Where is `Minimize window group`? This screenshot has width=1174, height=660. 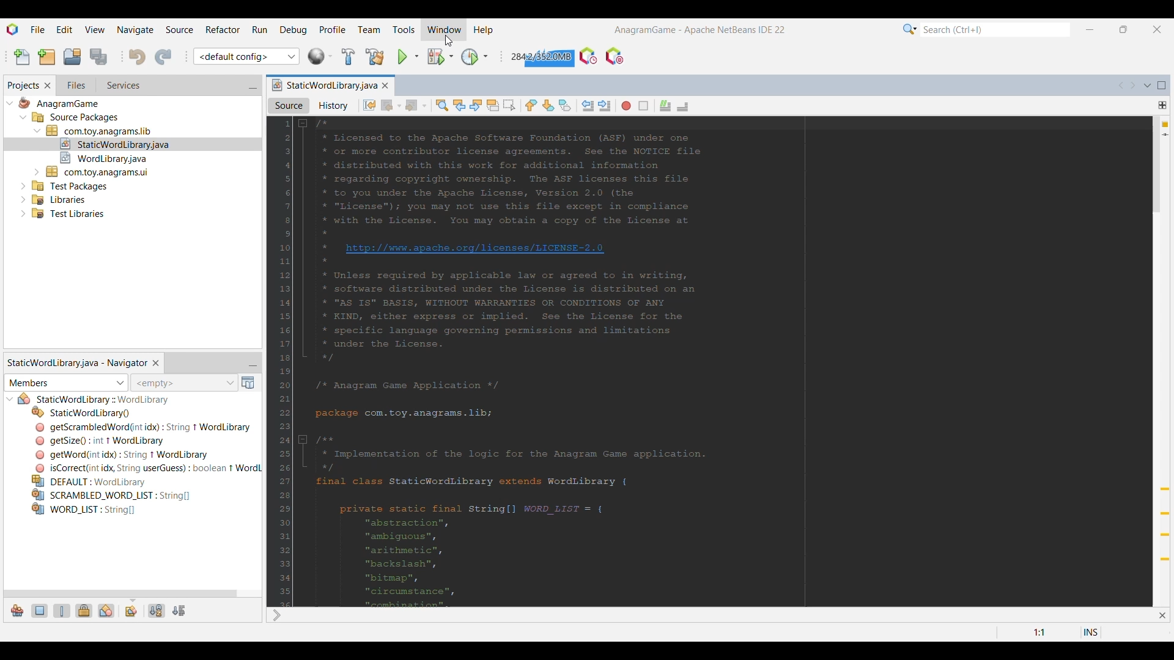 Minimize window group is located at coordinates (253, 86).